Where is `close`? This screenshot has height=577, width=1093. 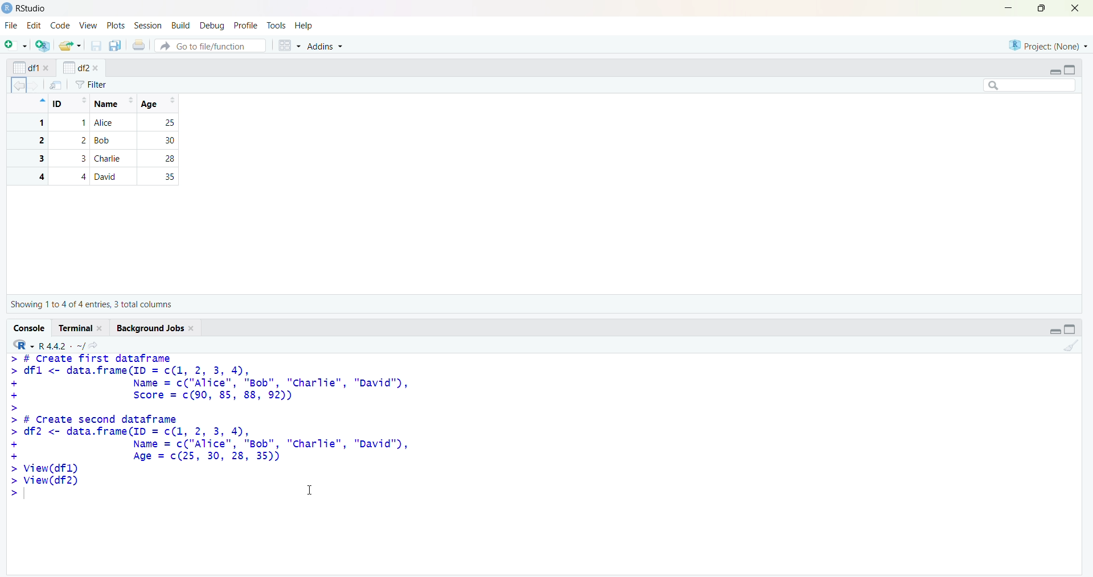 close is located at coordinates (96, 68).